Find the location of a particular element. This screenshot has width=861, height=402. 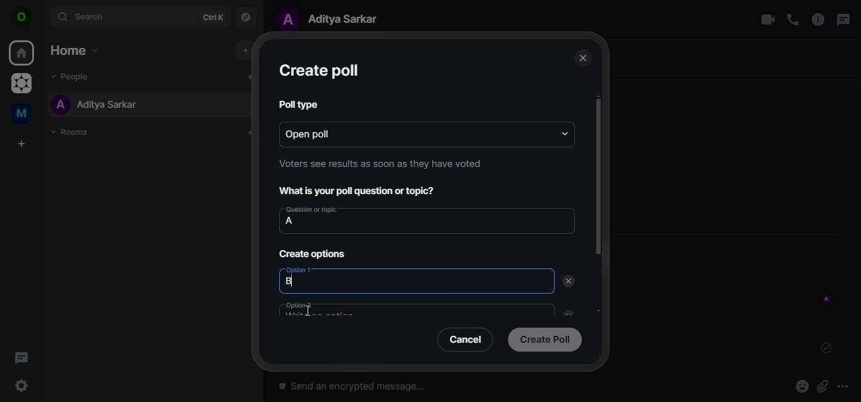

delete is located at coordinates (569, 282).